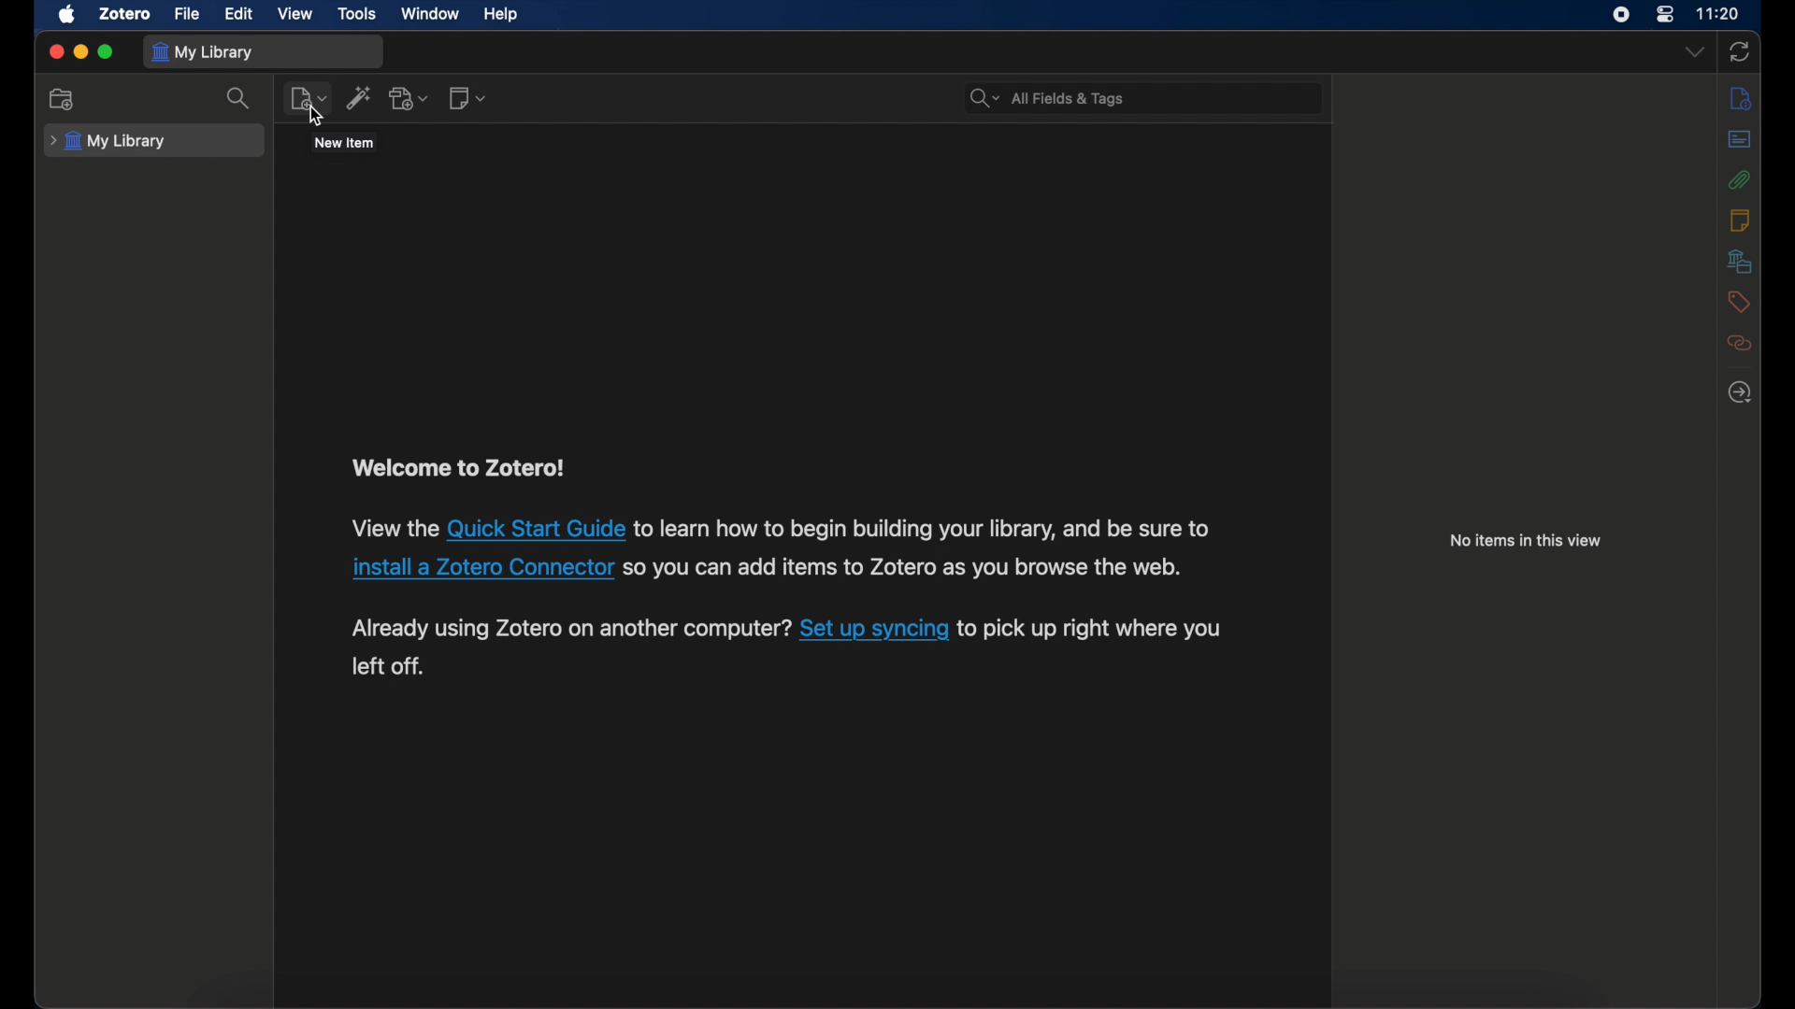  Describe the element at coordinates (63, 100) in the screenshot. I see `add collection` at that location.